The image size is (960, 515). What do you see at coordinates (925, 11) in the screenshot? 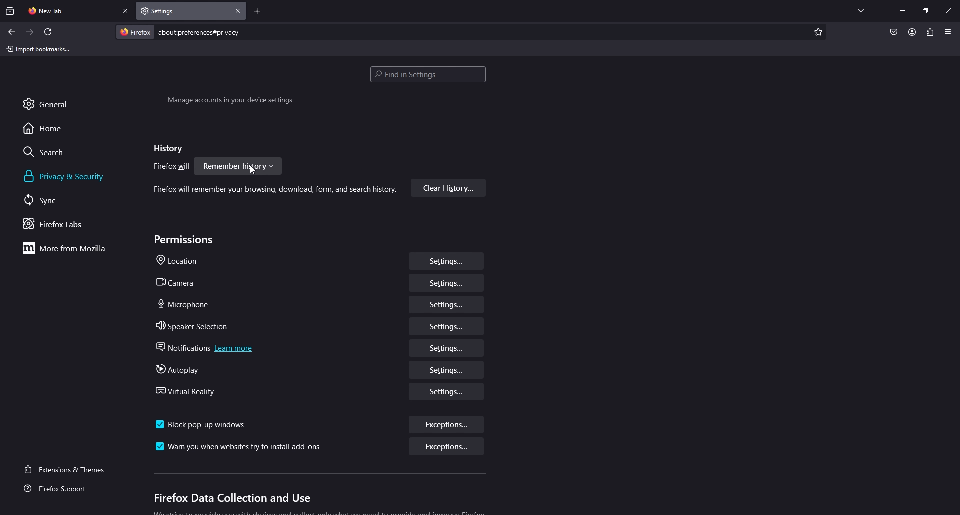
I see `resize` at bounding box center [925, 11].